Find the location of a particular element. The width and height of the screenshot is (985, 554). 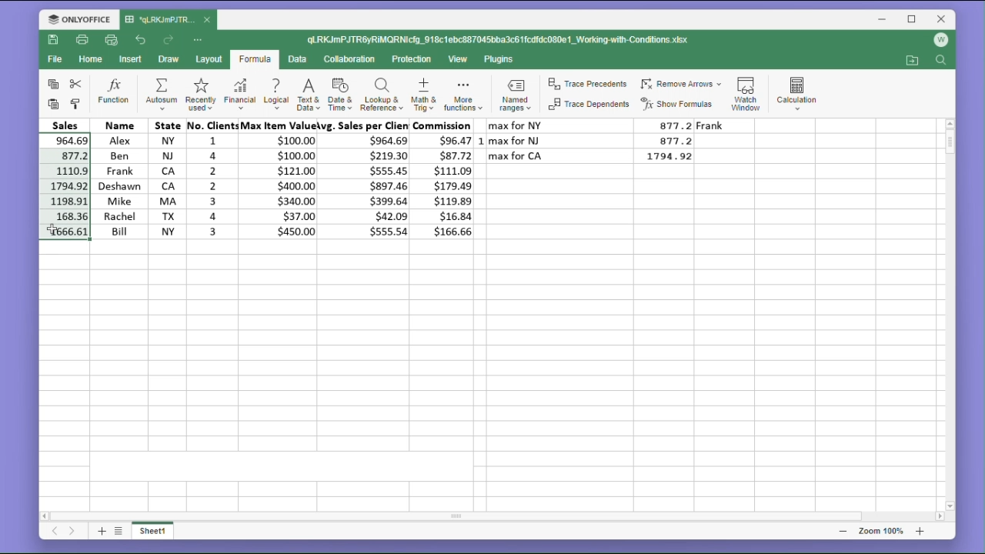

scroll left is located at coordinates (45, 514).